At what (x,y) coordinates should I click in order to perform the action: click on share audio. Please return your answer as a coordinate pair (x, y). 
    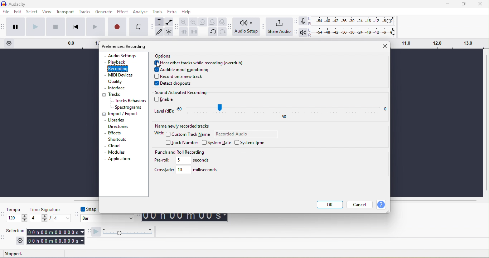
    Looking at the image, I should click on (279, 27).